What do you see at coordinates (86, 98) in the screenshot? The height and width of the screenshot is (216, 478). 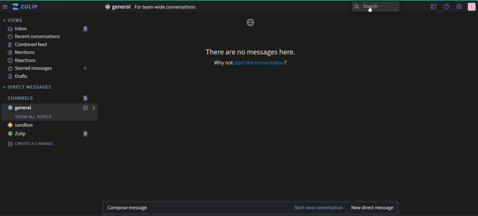 I see `number` at bounding box center [86, 98].